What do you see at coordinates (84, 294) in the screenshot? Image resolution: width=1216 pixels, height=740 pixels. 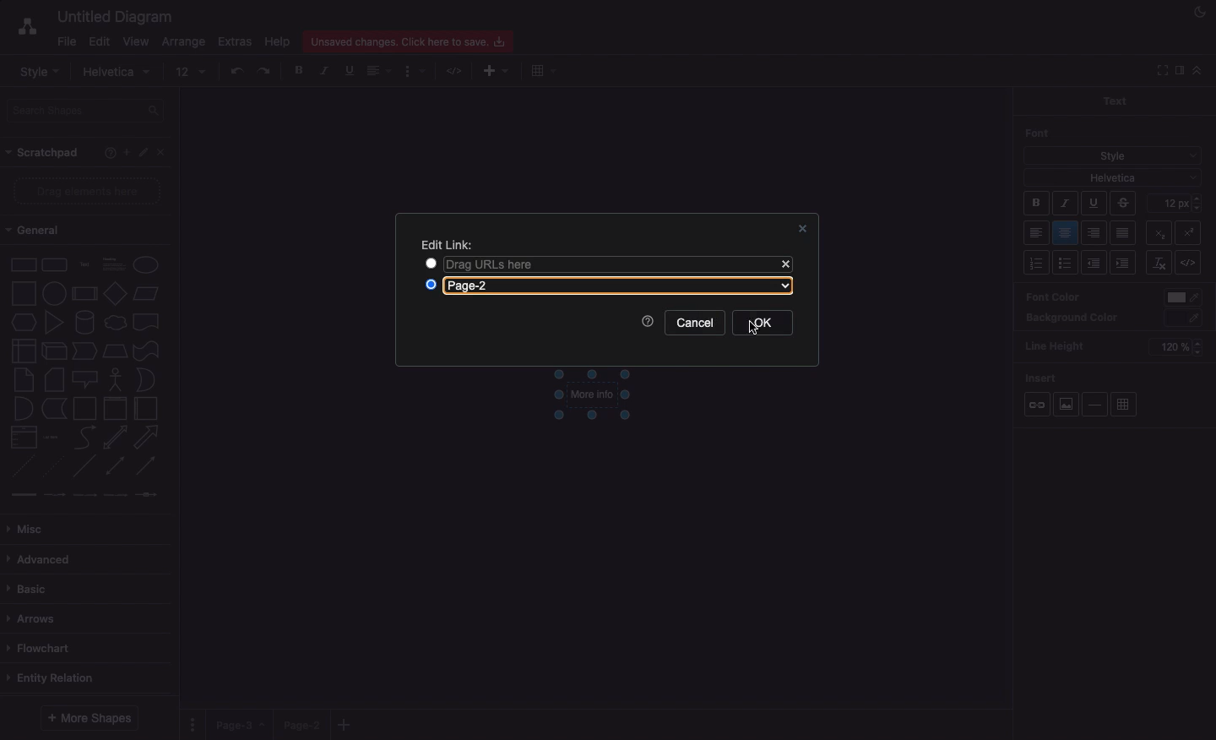 I see `process` at bounding box center [84, 294].